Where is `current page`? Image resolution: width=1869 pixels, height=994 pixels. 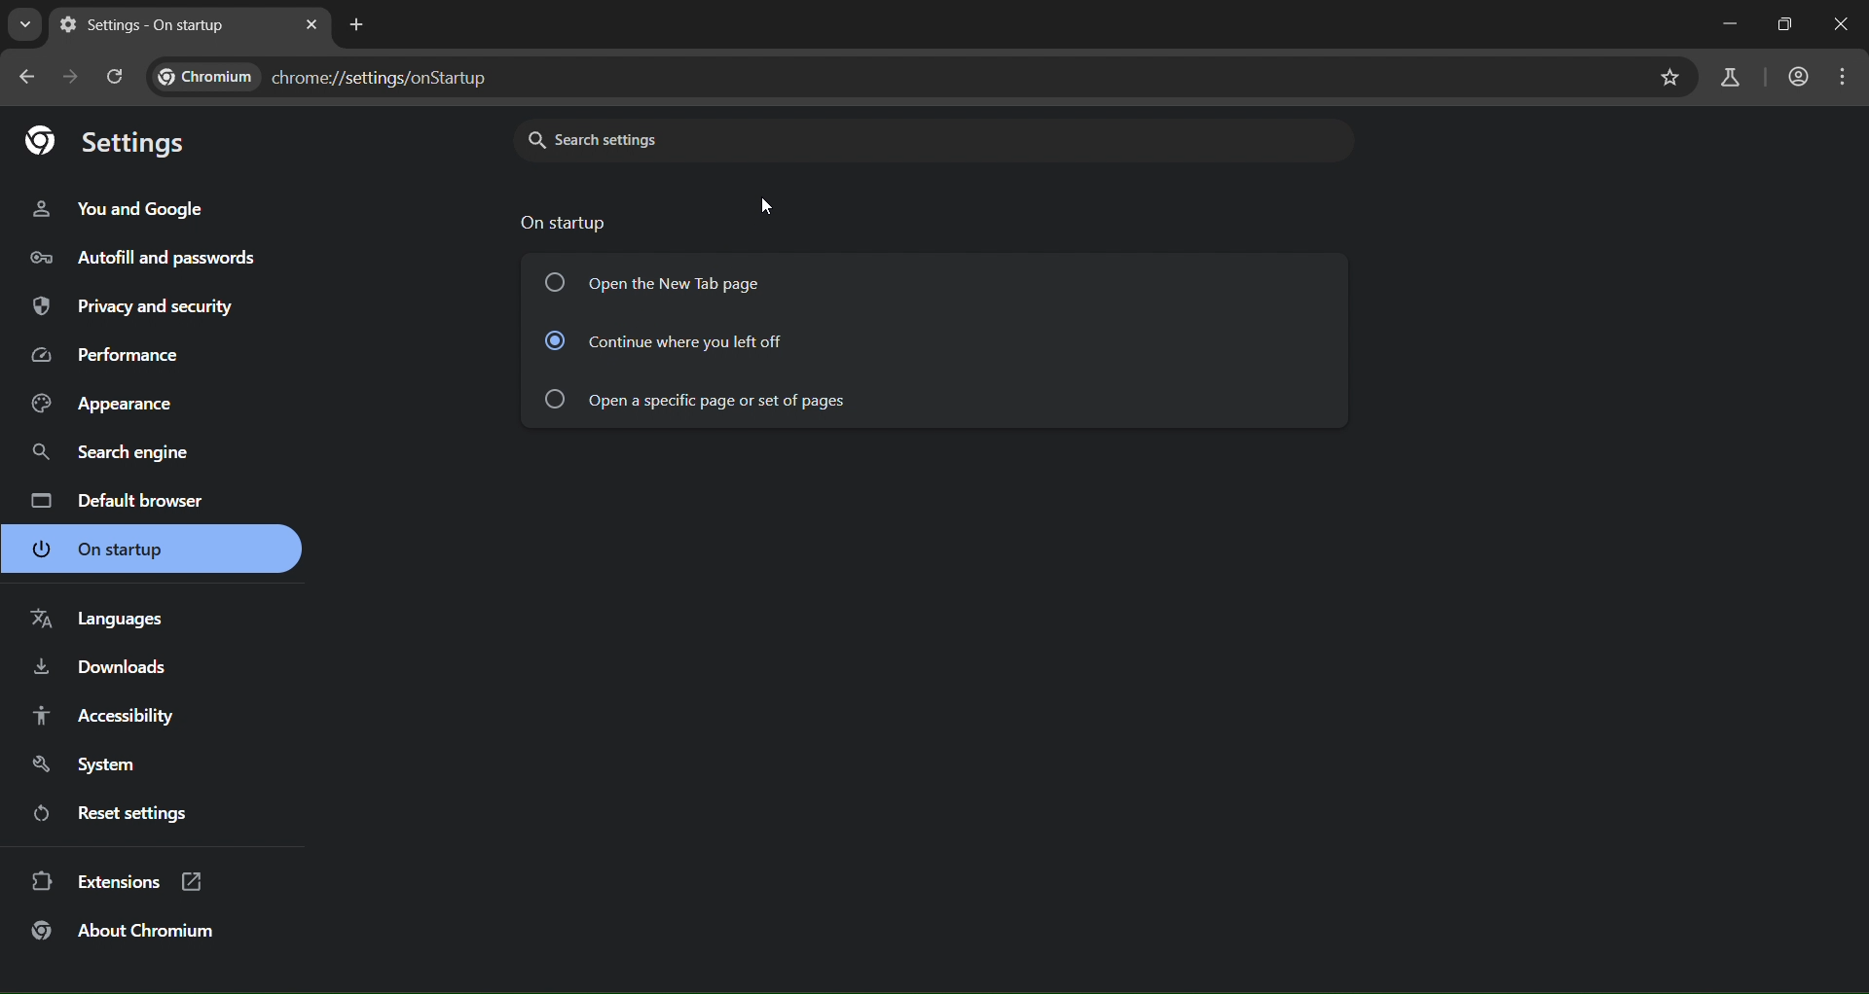 current page is located at coordinates (142, 25).